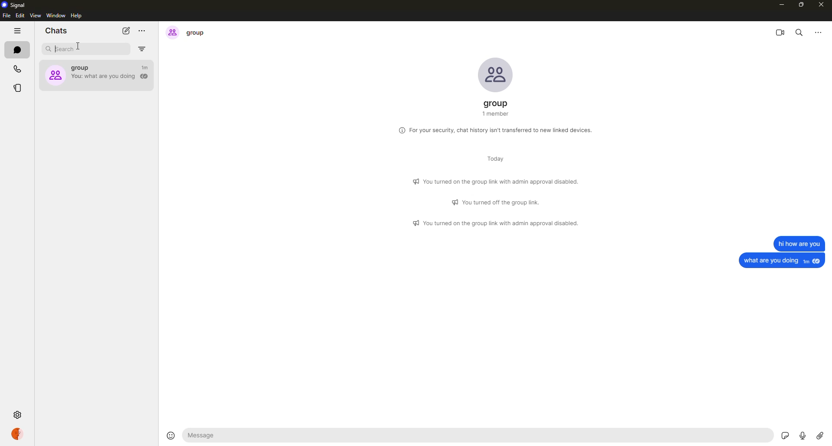 This screenshot has width=832, height=446. Describe the element at coordinates (820, 435) in the screenshot. I see `attach` at that location.